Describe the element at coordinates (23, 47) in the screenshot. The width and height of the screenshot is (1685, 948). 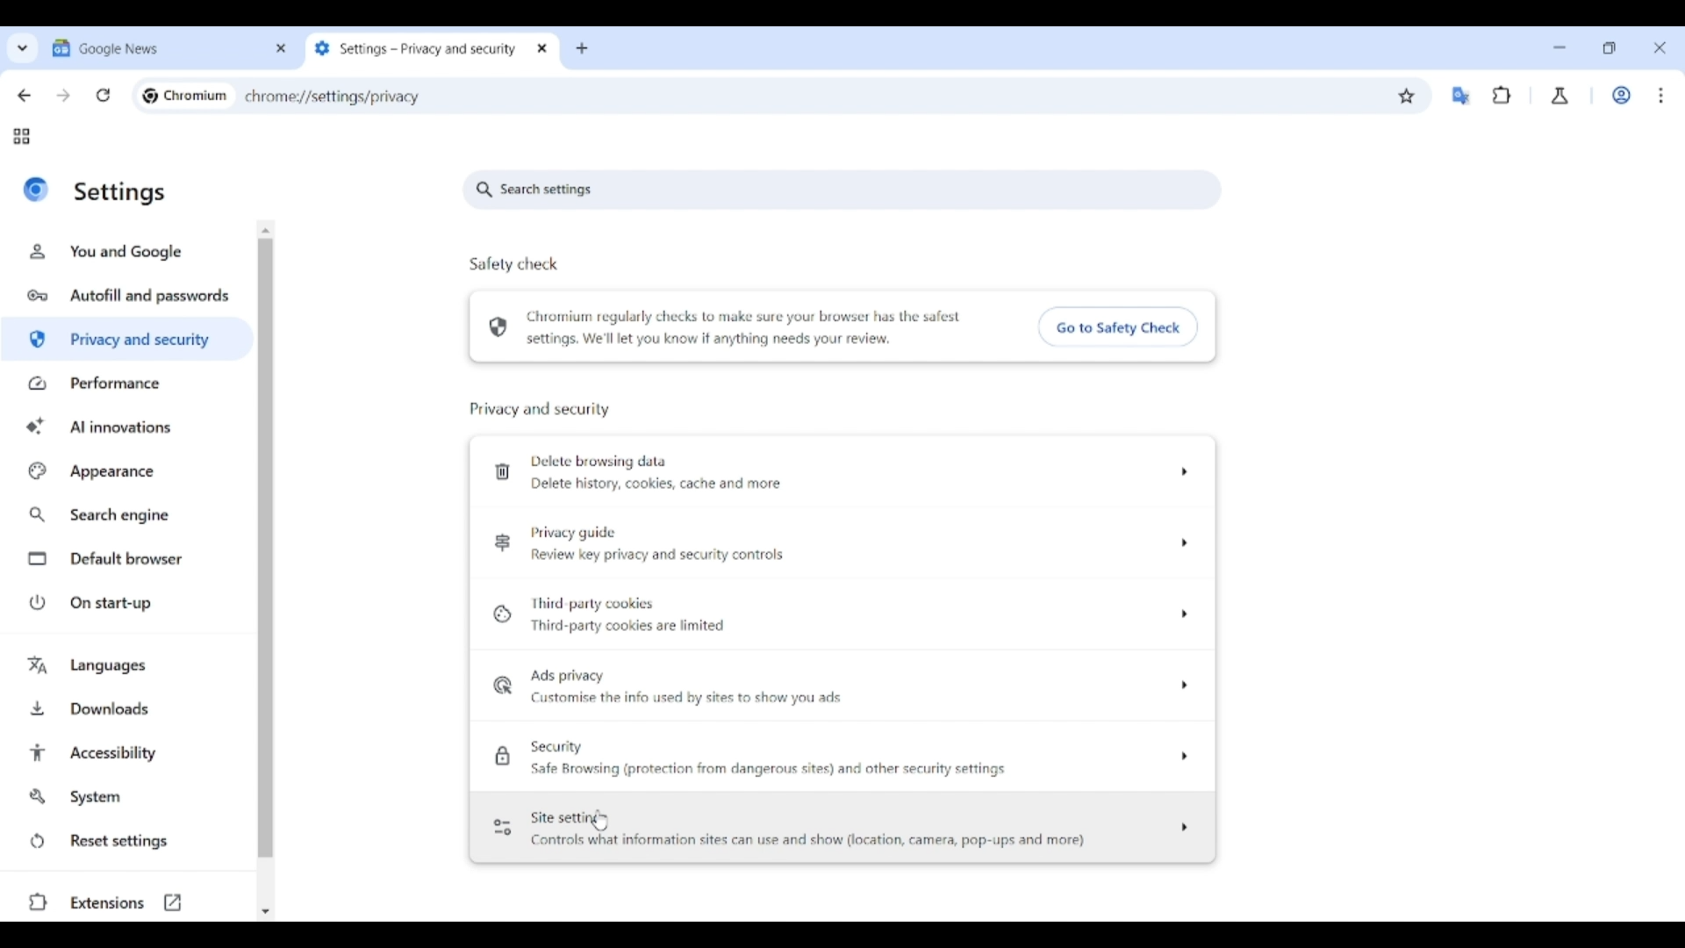
I see `Search tabs` at that location.